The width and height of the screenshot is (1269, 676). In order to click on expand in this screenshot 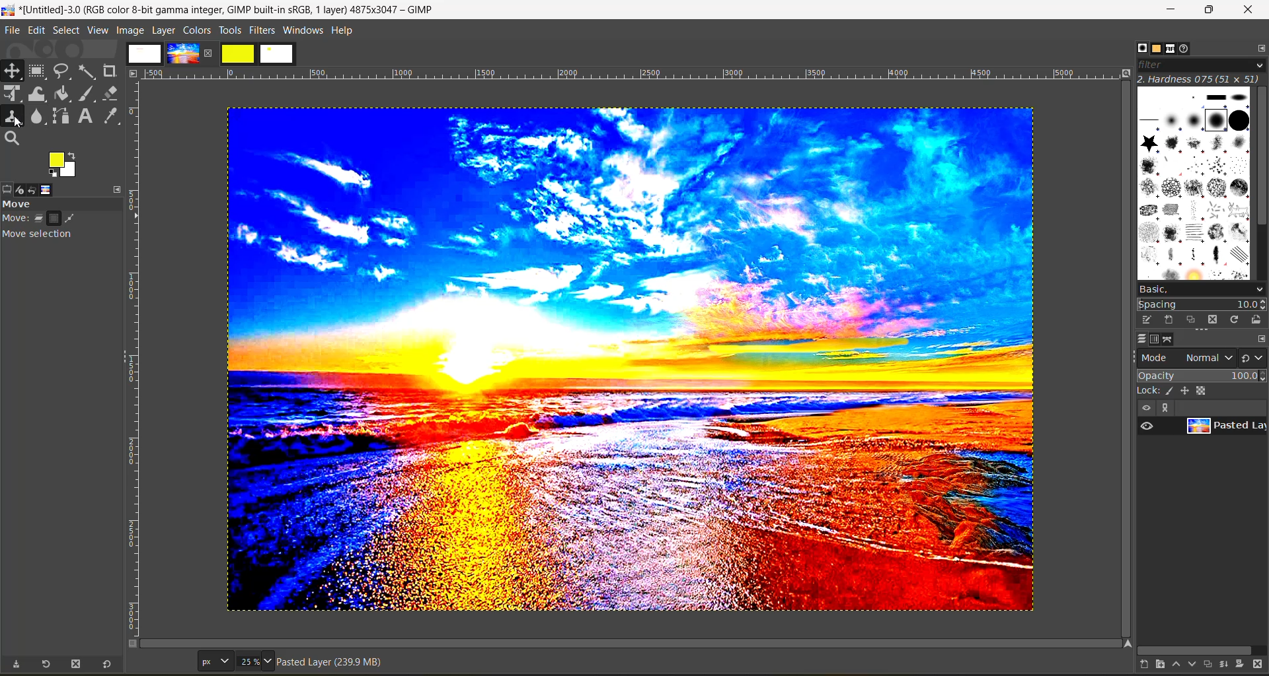, I will do `click(1163, 408)`.